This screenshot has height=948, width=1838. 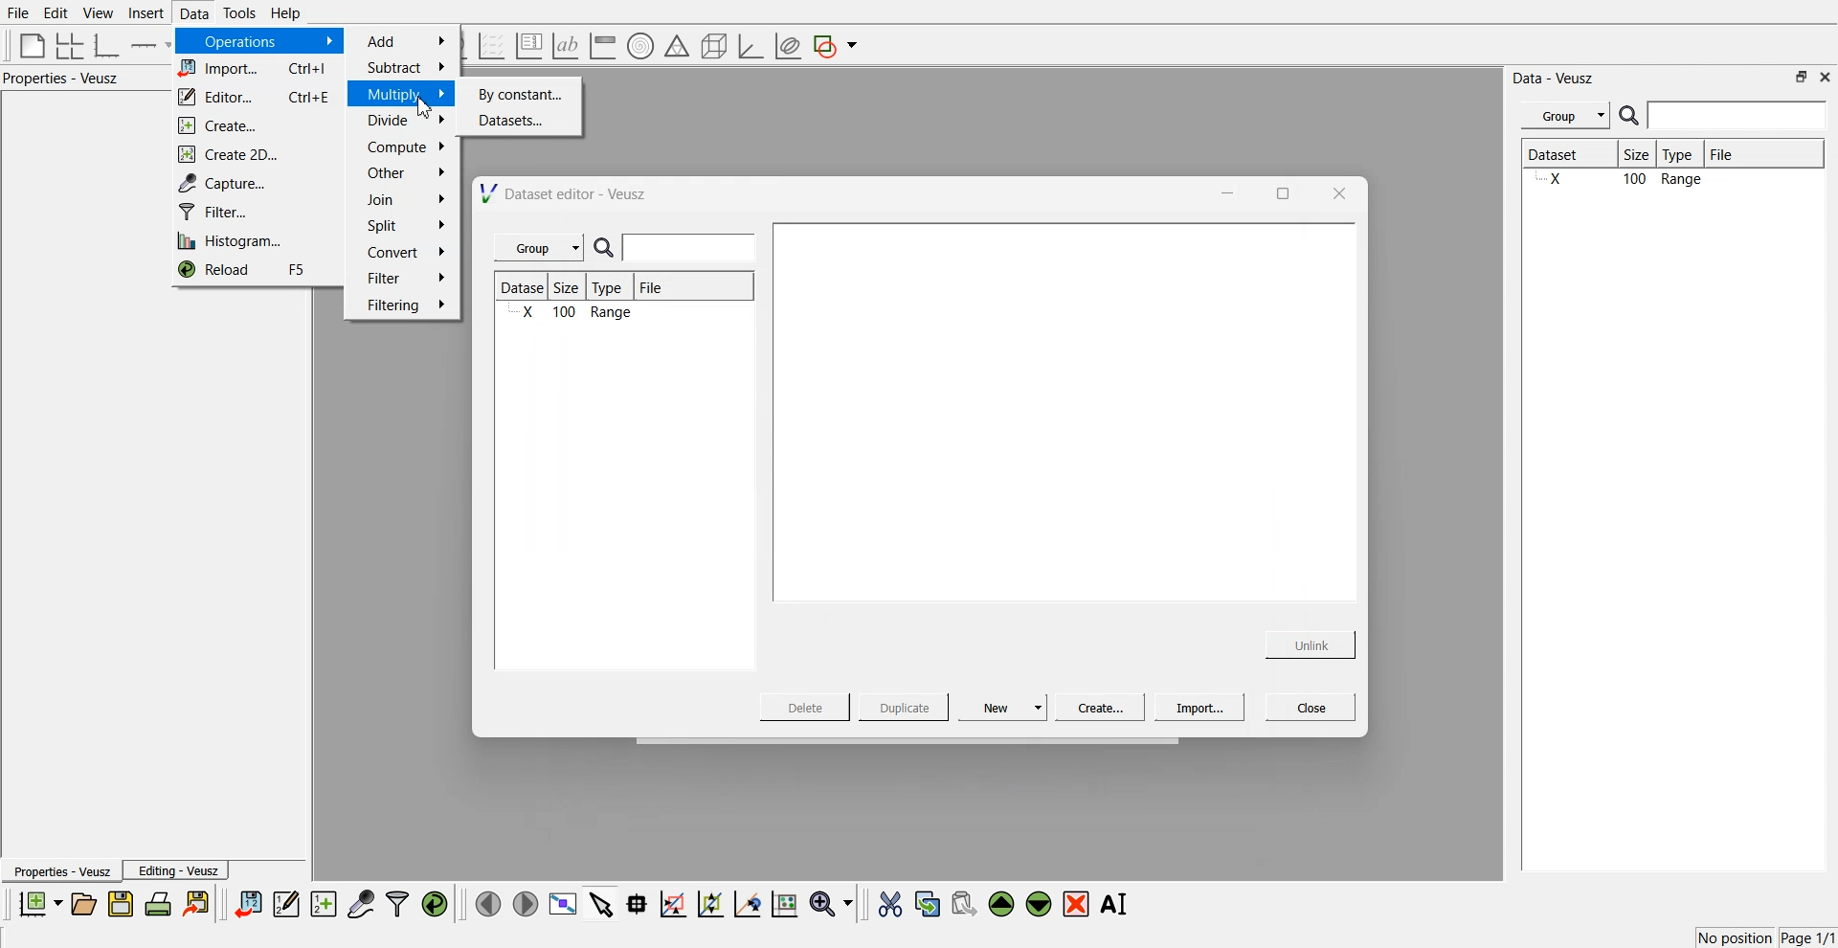 I want to click on Subtract, so click(x=405, y=67).